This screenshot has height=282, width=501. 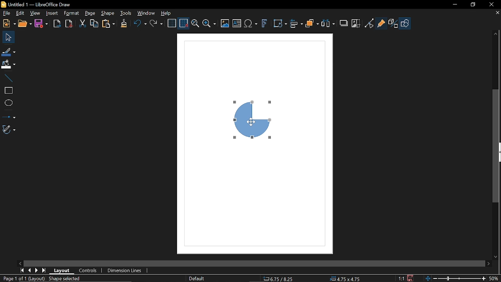 I want to click on Cut, so click(x=83, y=23).